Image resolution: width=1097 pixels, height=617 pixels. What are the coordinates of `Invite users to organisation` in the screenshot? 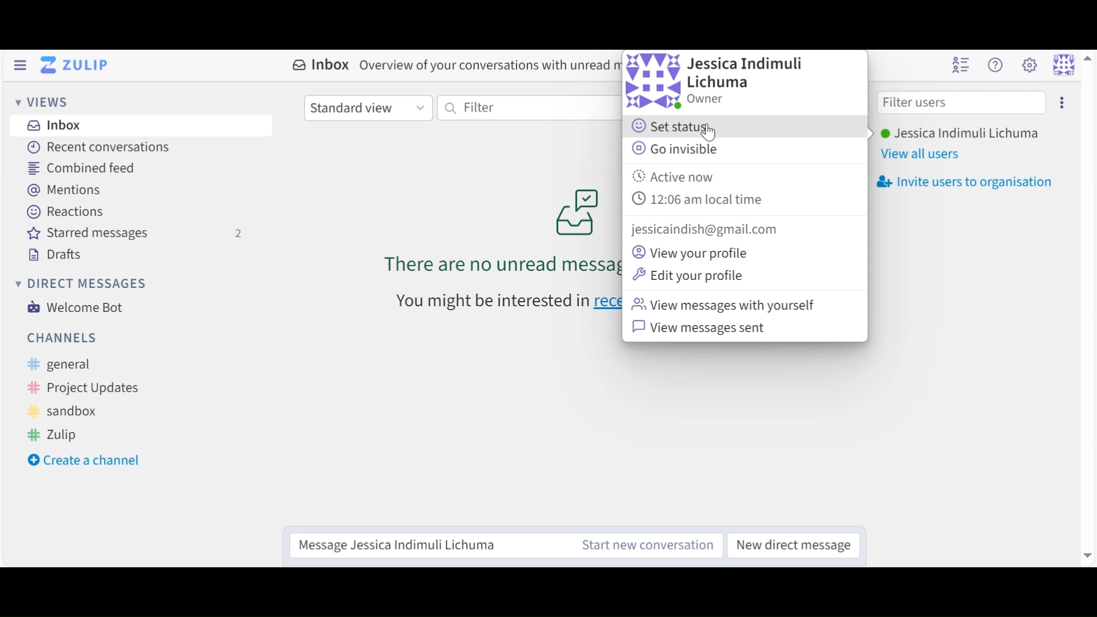 It's located at (1060, 102).